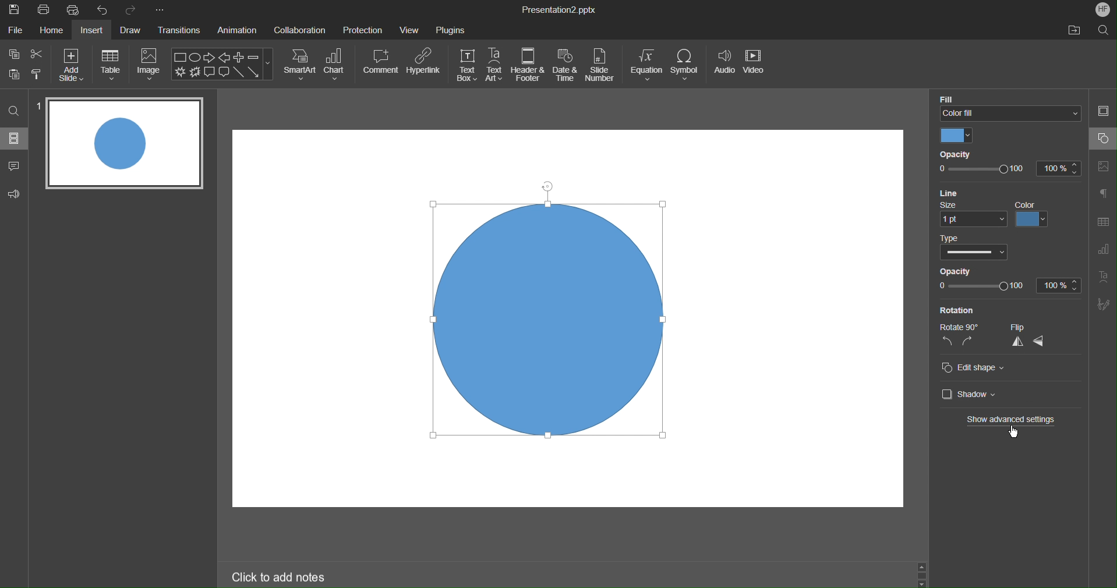 Image resolution: width=1117 pixels, height=588 pixels. What do you see at coordinates (528, 65) in the screenshot?
I see `Header & Footer` at bounding box center [528, 65].